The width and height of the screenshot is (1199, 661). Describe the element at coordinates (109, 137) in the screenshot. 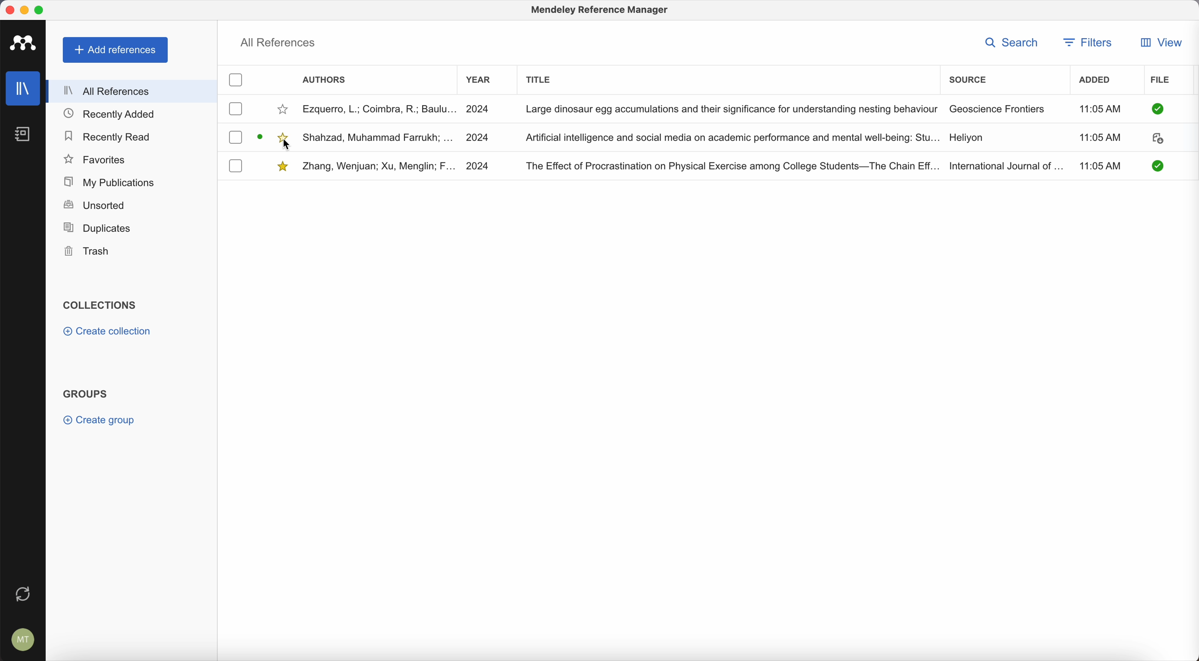

I see `recently read` at that location.